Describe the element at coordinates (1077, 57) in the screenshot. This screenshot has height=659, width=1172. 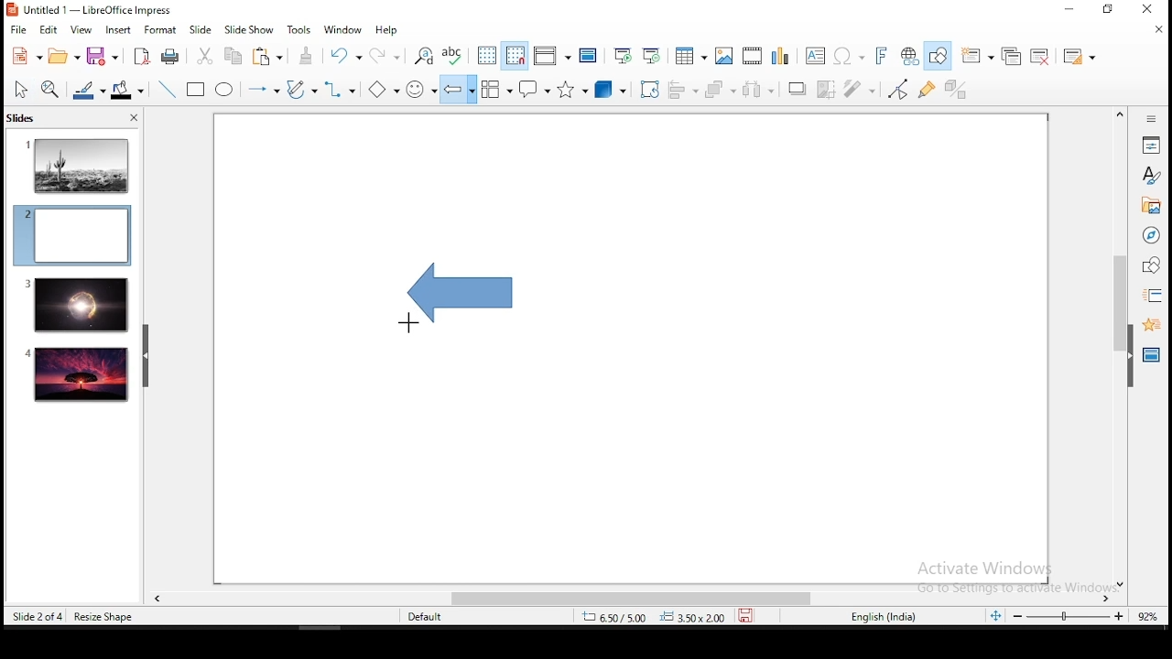
I see `slide layout` at that location.